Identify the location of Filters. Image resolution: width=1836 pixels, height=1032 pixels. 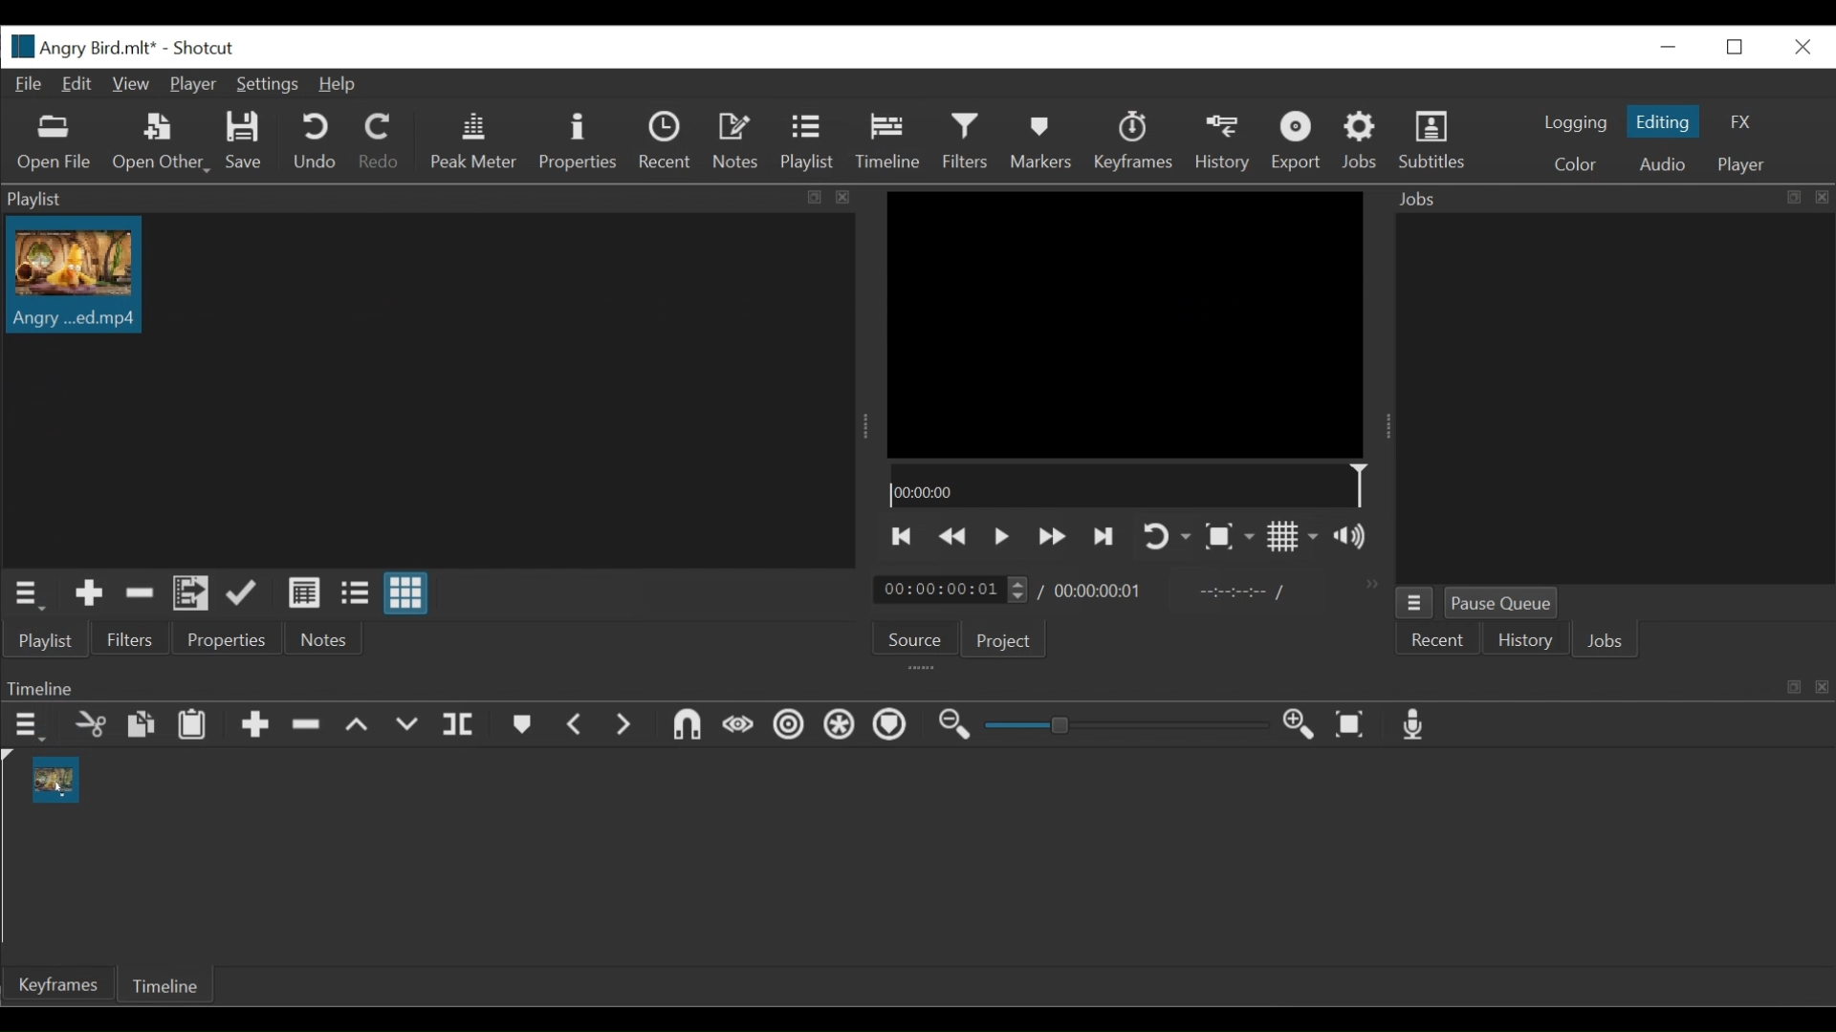
(129, 642).